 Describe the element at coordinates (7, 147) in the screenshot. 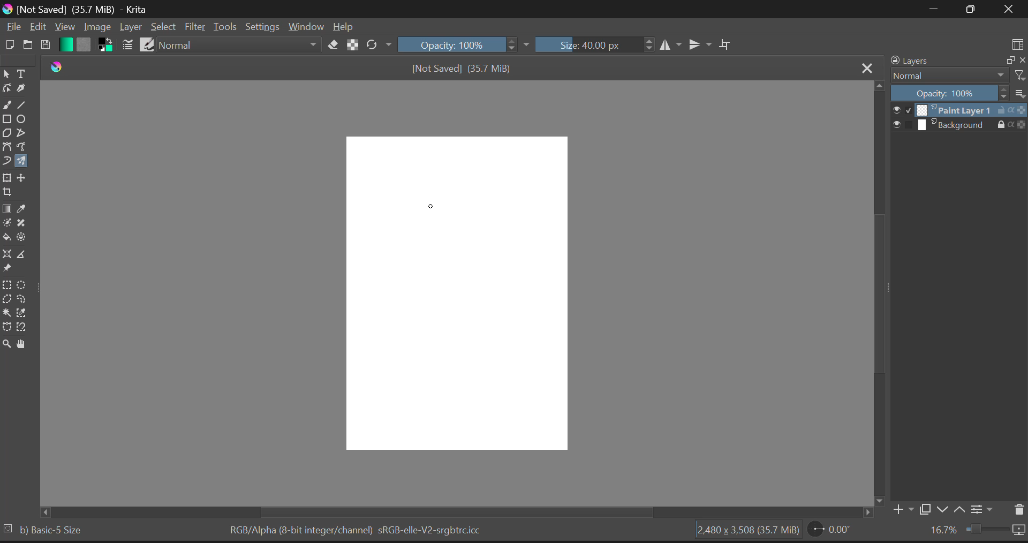

I see `Bezier Curve` at that location.